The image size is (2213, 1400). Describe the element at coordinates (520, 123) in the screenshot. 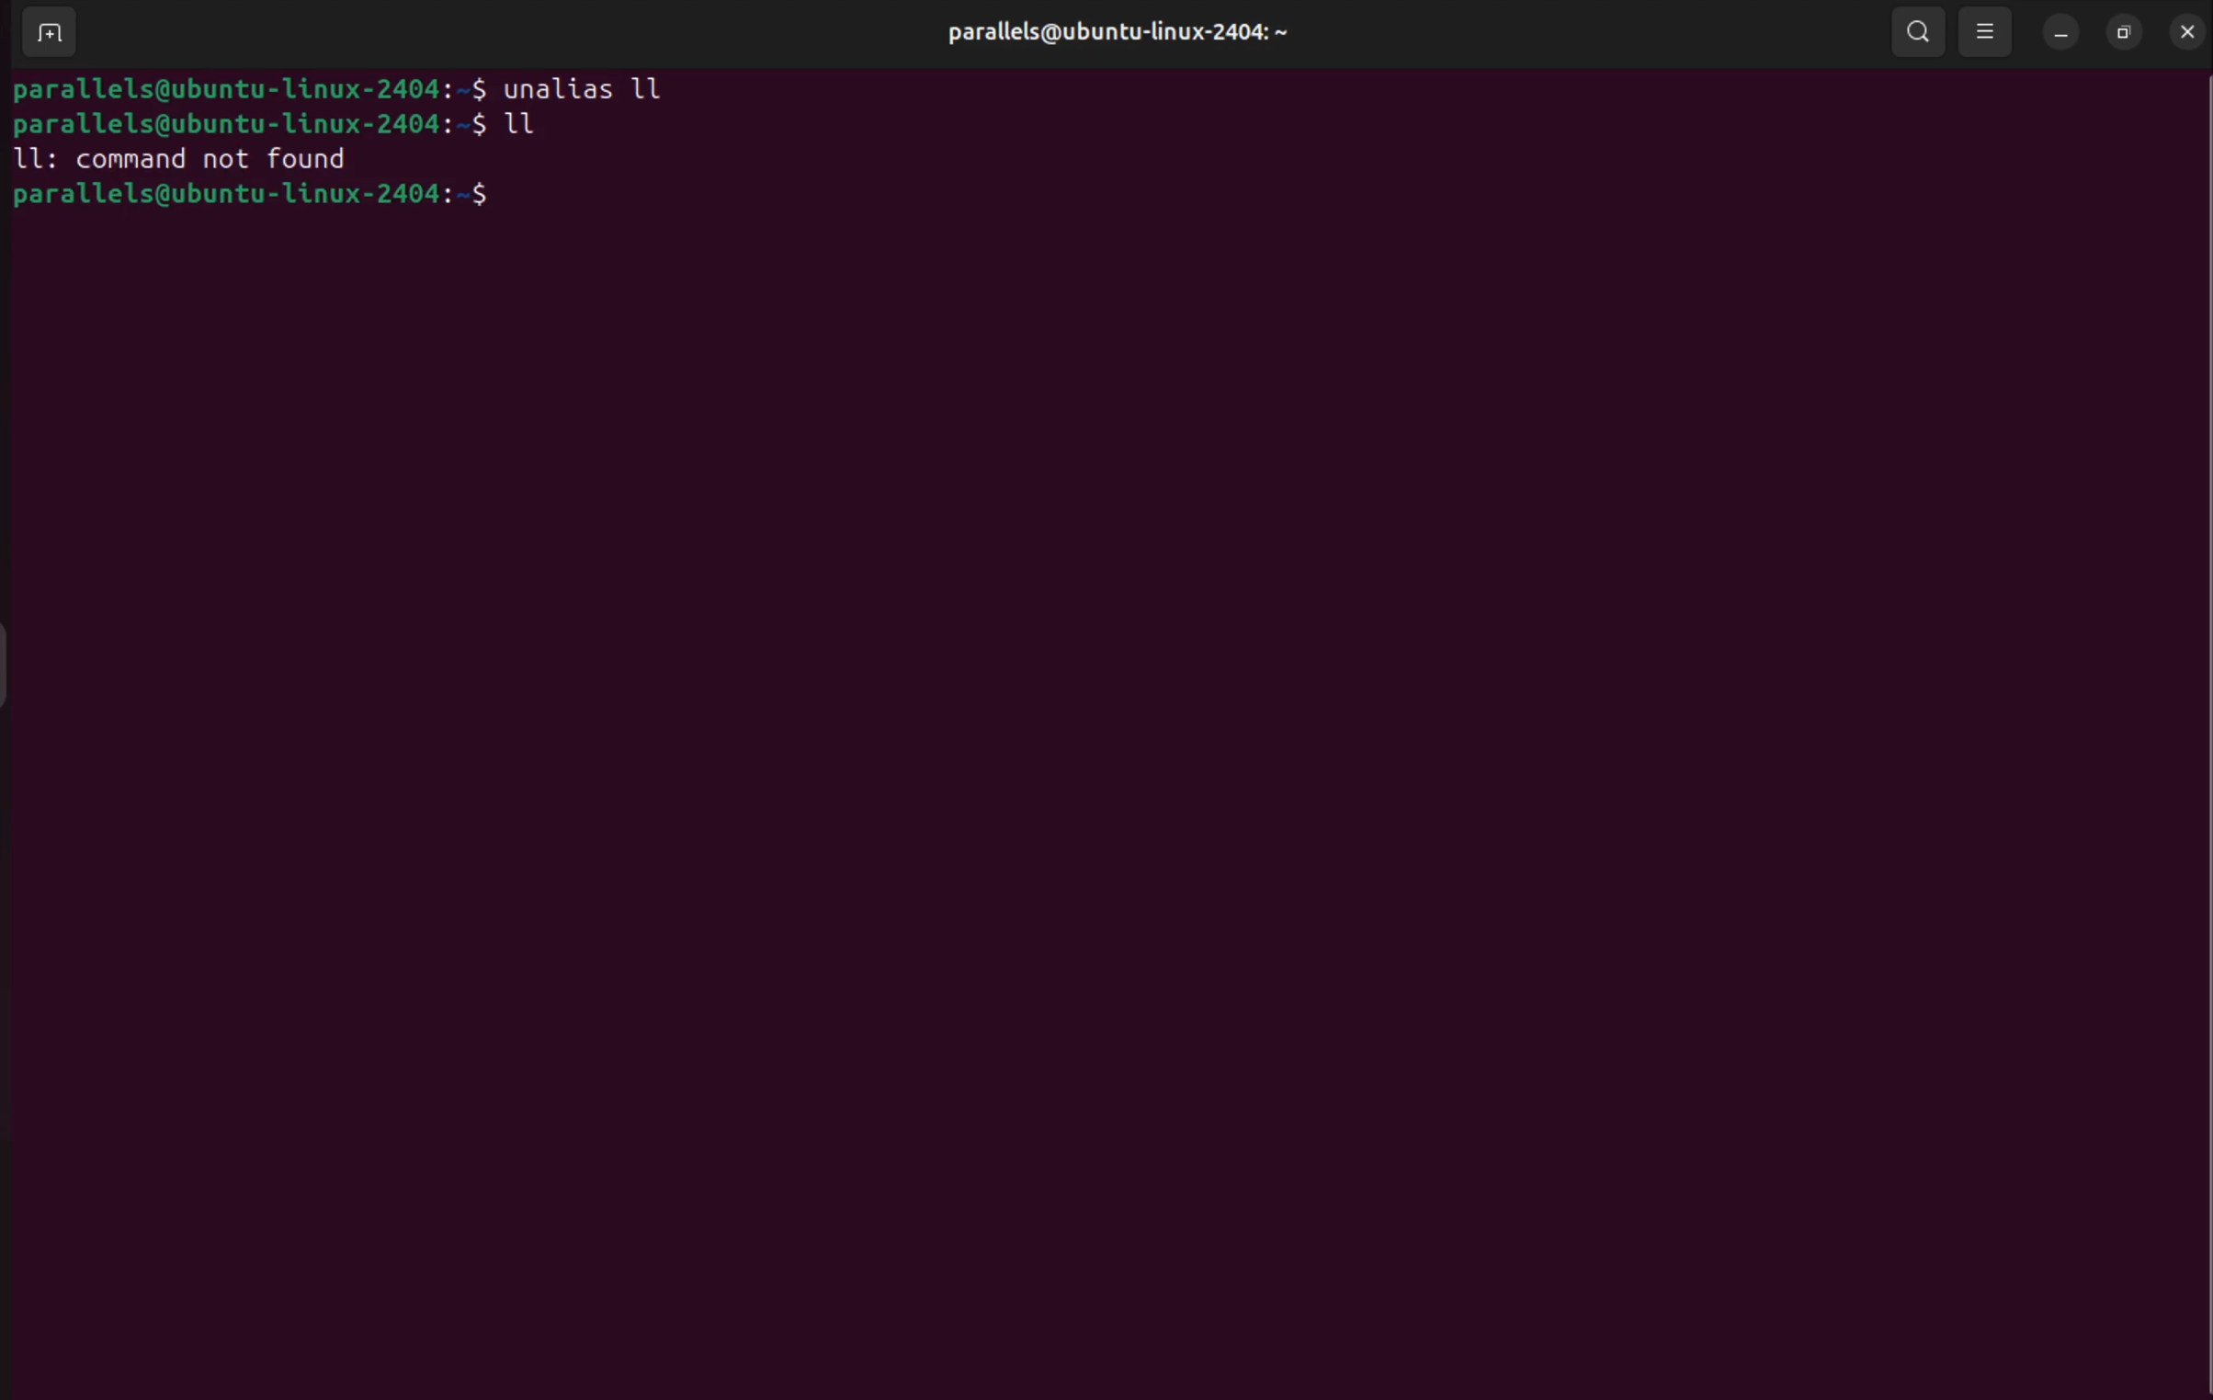

I see `ll` at that location.